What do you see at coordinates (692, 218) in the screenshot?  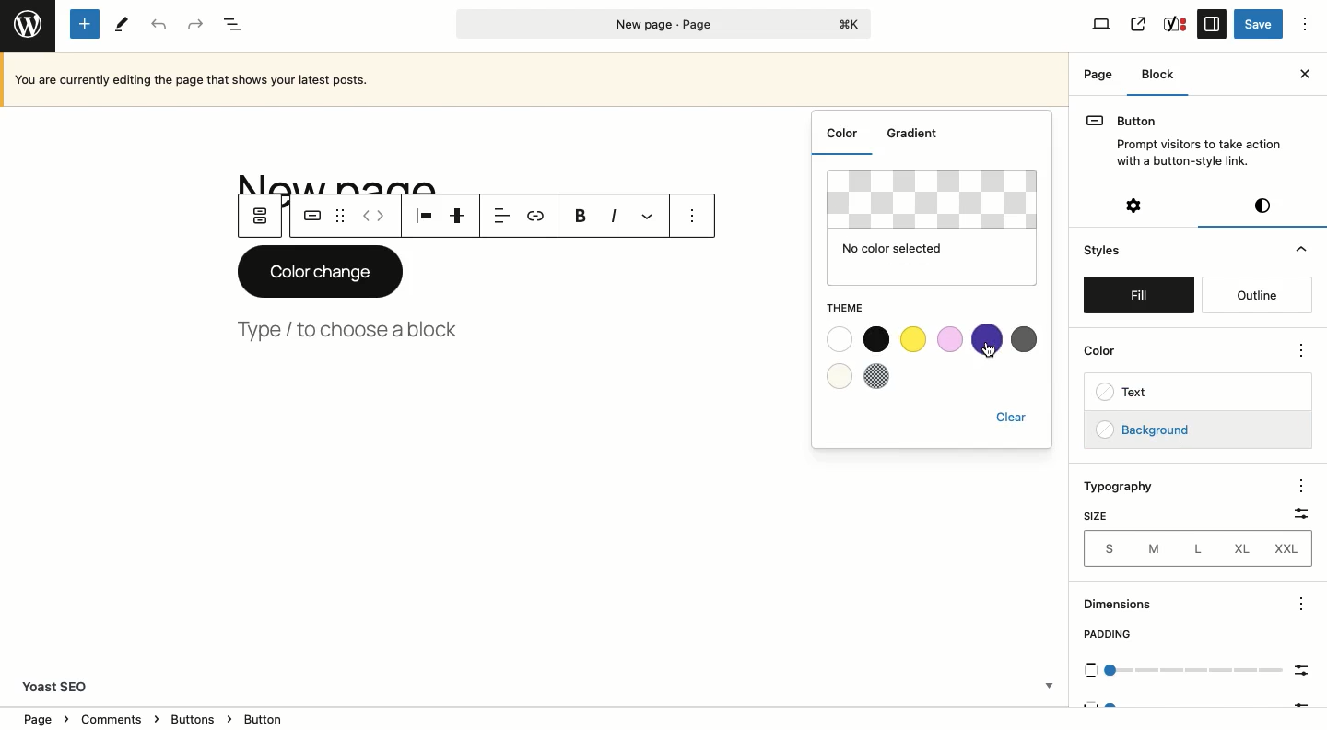 I see `Options` at bounding box center [692, 218].